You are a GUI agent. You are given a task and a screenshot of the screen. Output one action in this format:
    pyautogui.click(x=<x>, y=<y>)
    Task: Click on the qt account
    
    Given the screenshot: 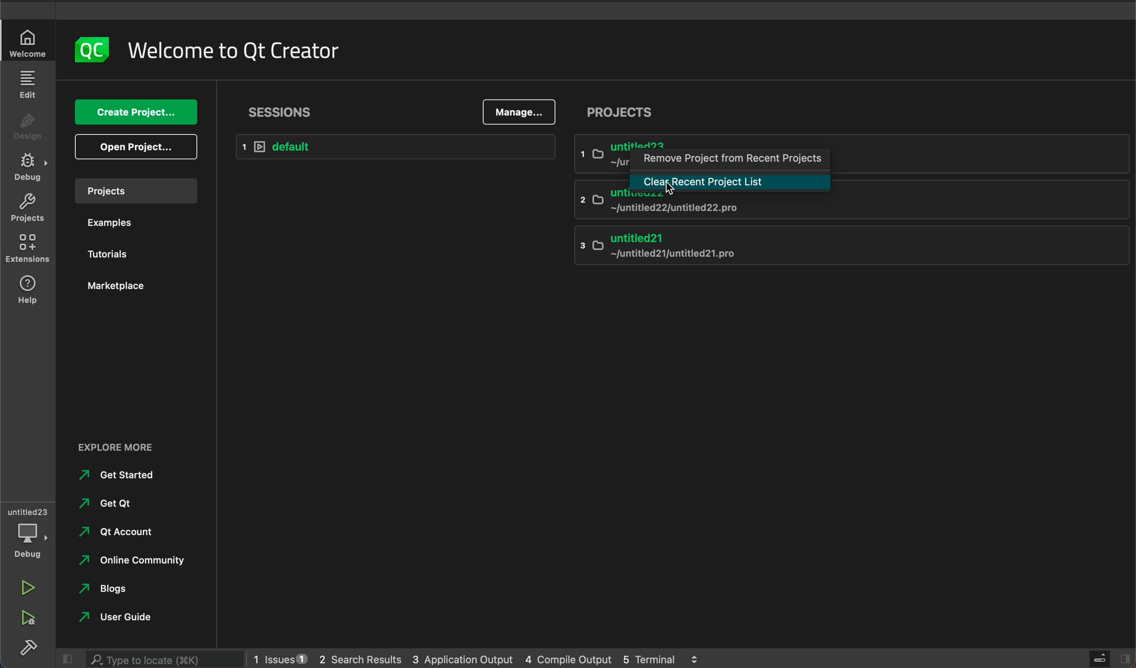 What is the action you would take?
    pyautogui.click(x=129, y=534)
    